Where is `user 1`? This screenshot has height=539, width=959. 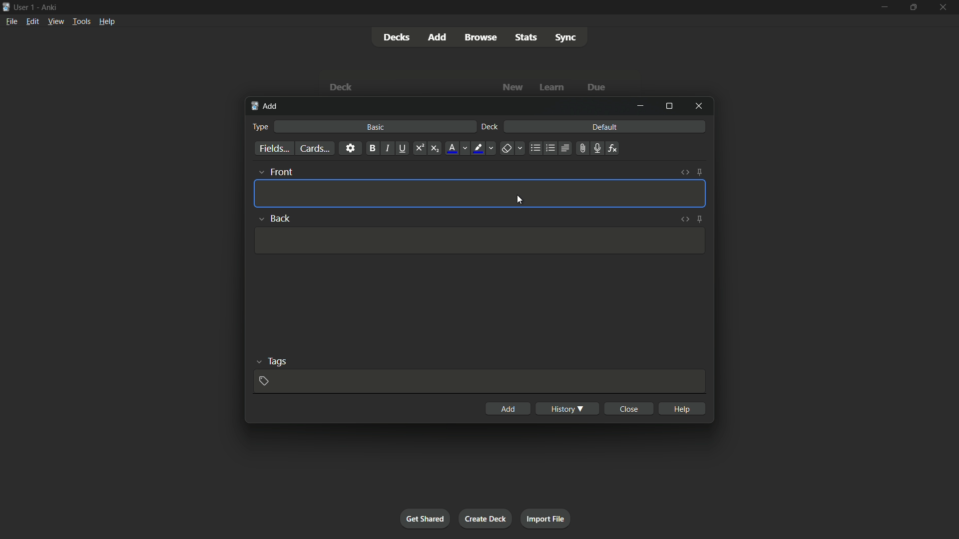
user 1 is located at coordinates (24, 5).